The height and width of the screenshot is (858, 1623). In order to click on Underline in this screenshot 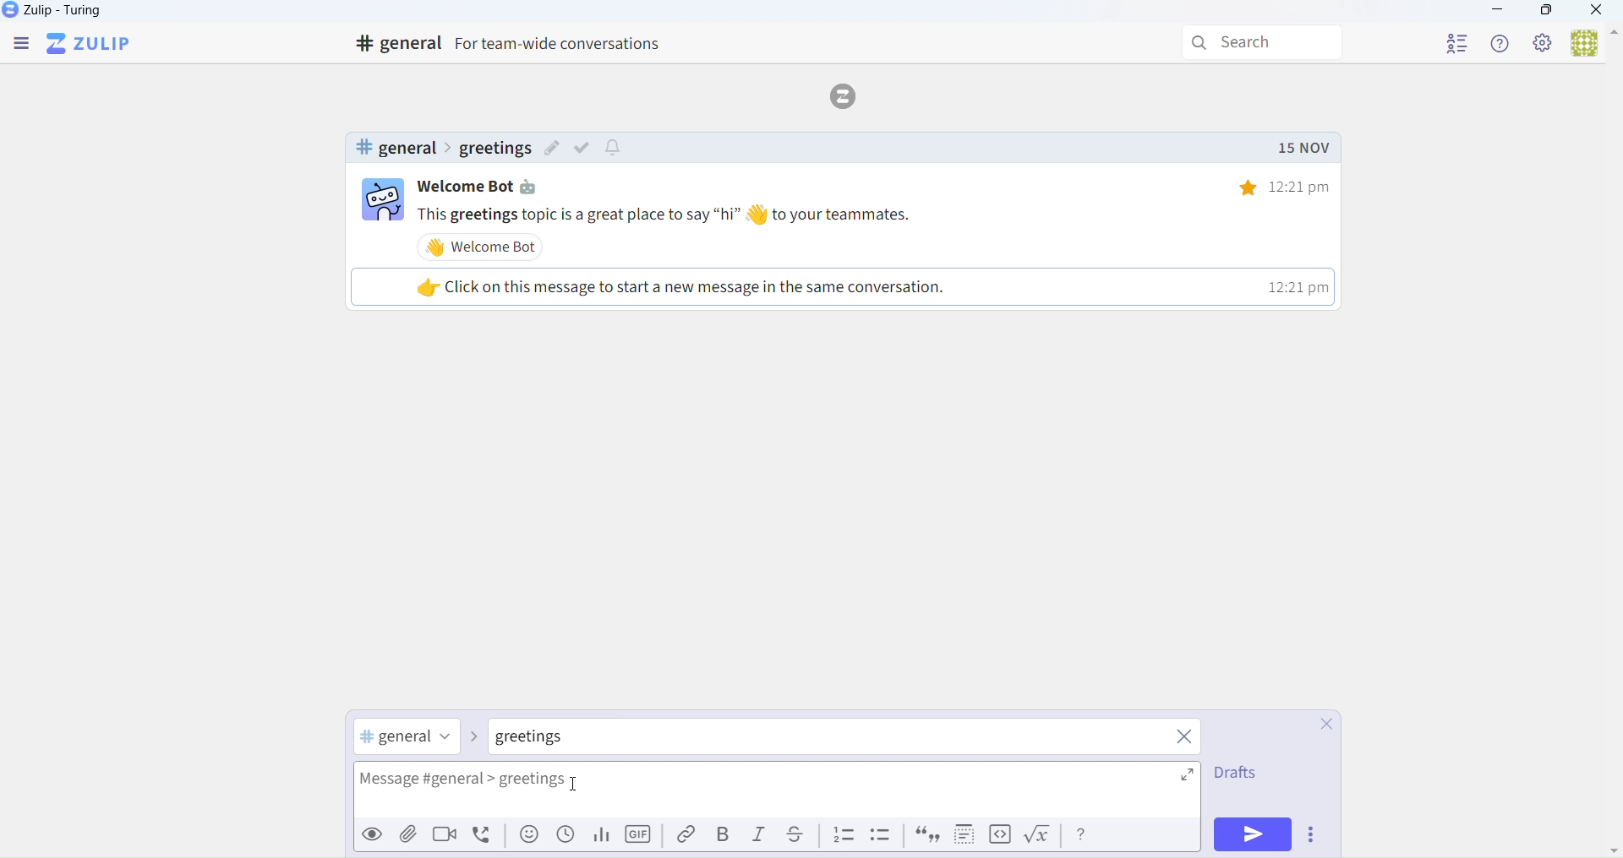, I will do `click(801, 835)`.